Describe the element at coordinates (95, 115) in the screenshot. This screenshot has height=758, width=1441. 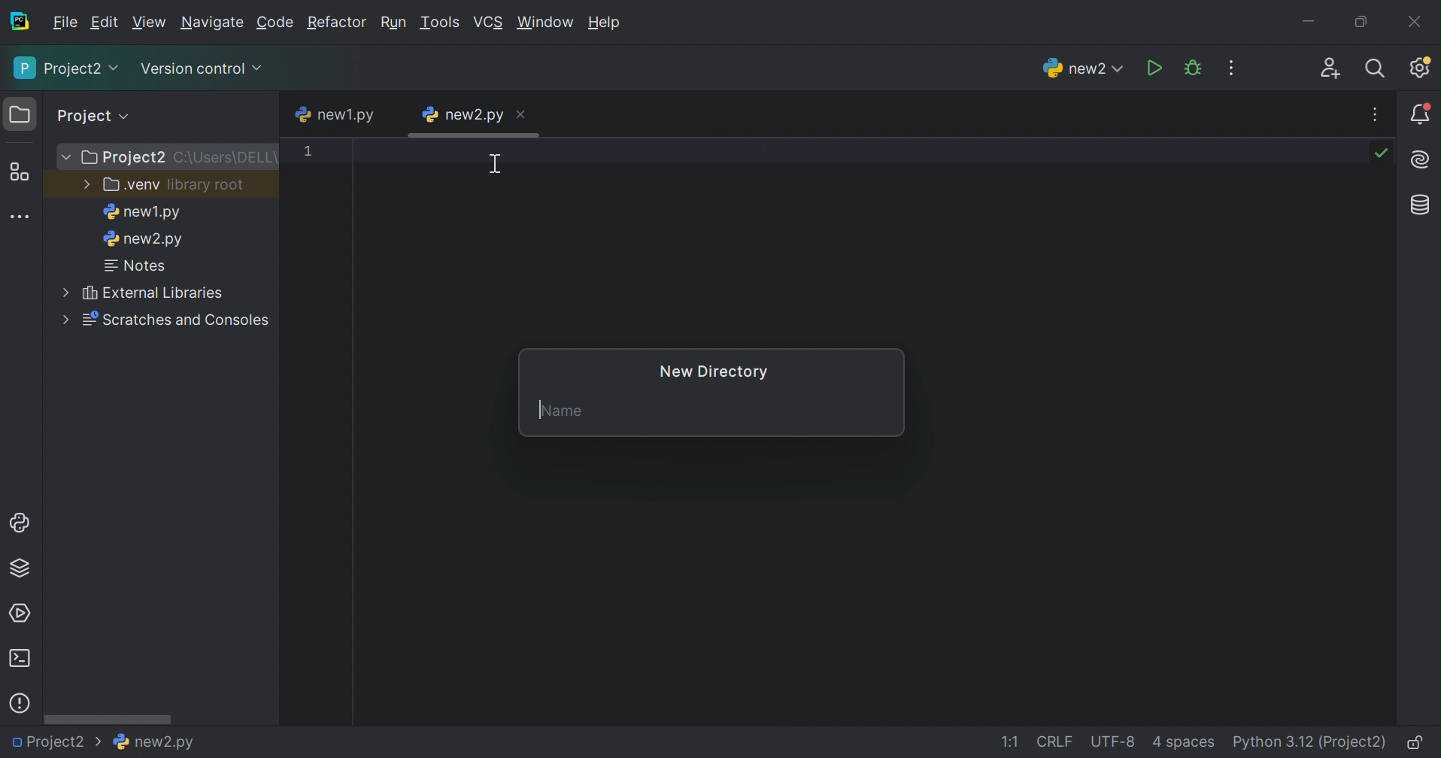
I see `Project` at that location.